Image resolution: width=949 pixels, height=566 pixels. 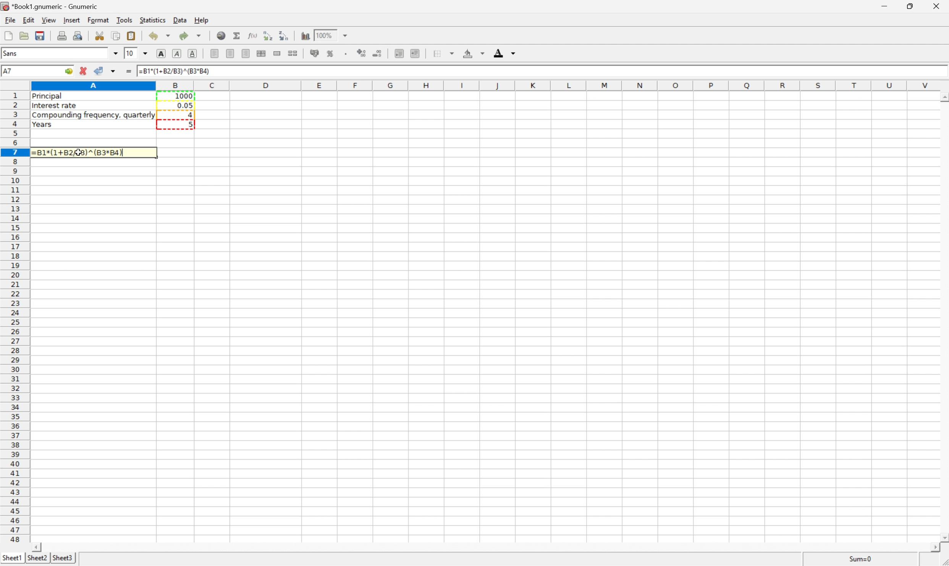 What do you see at coordinates (315, 53) in the screenshot?
I see `format selection as accounting` at bounding box center [315, 53].